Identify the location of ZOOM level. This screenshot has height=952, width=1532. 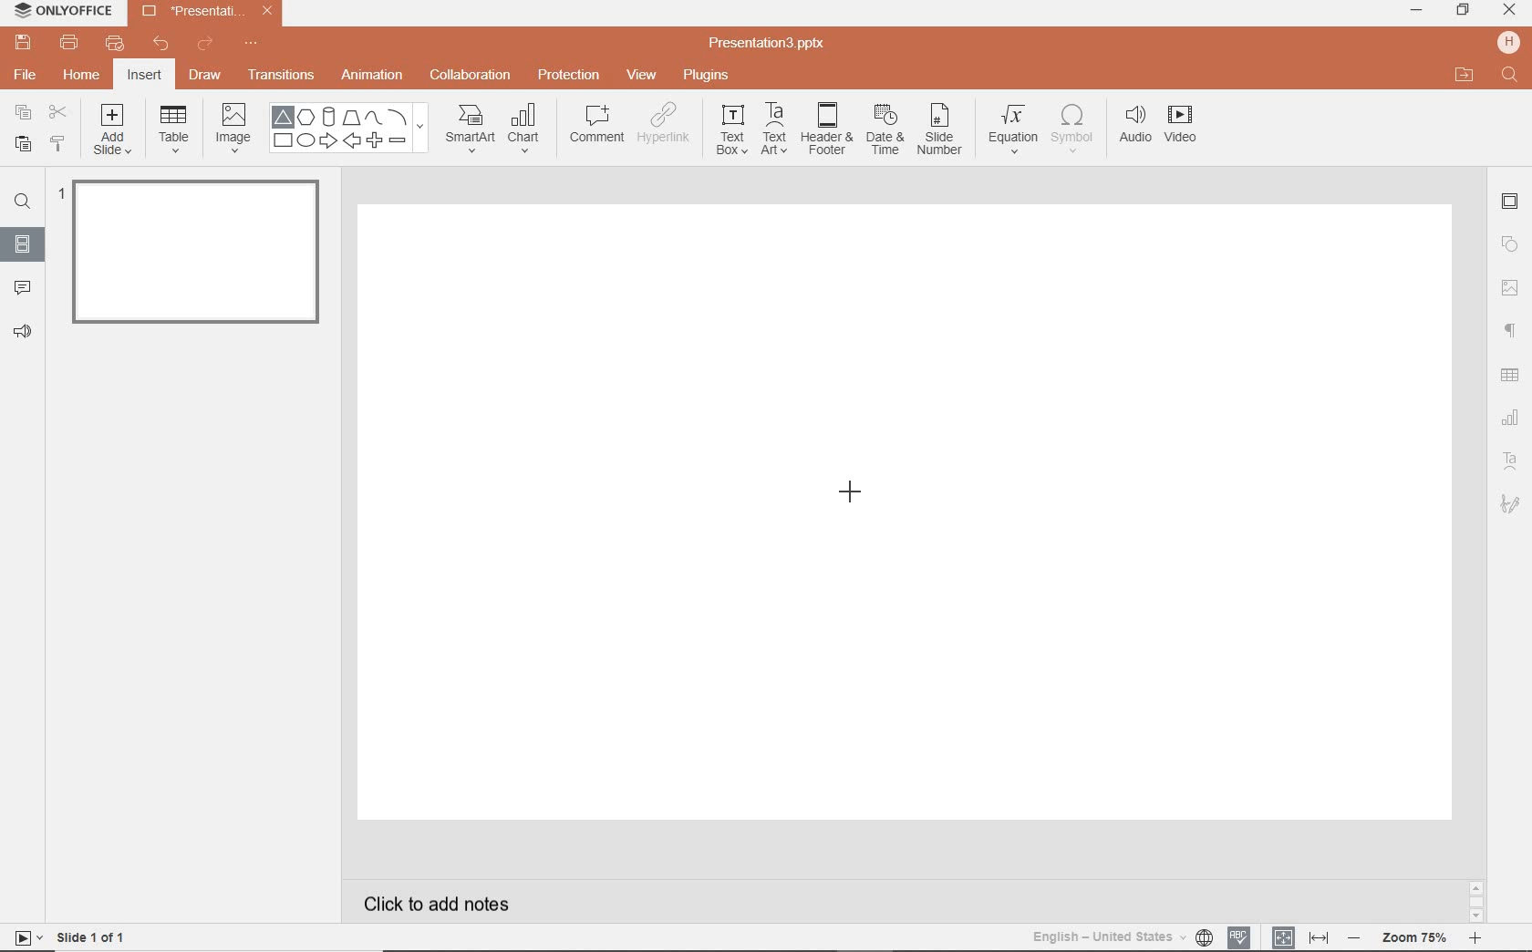
(1415, 938).